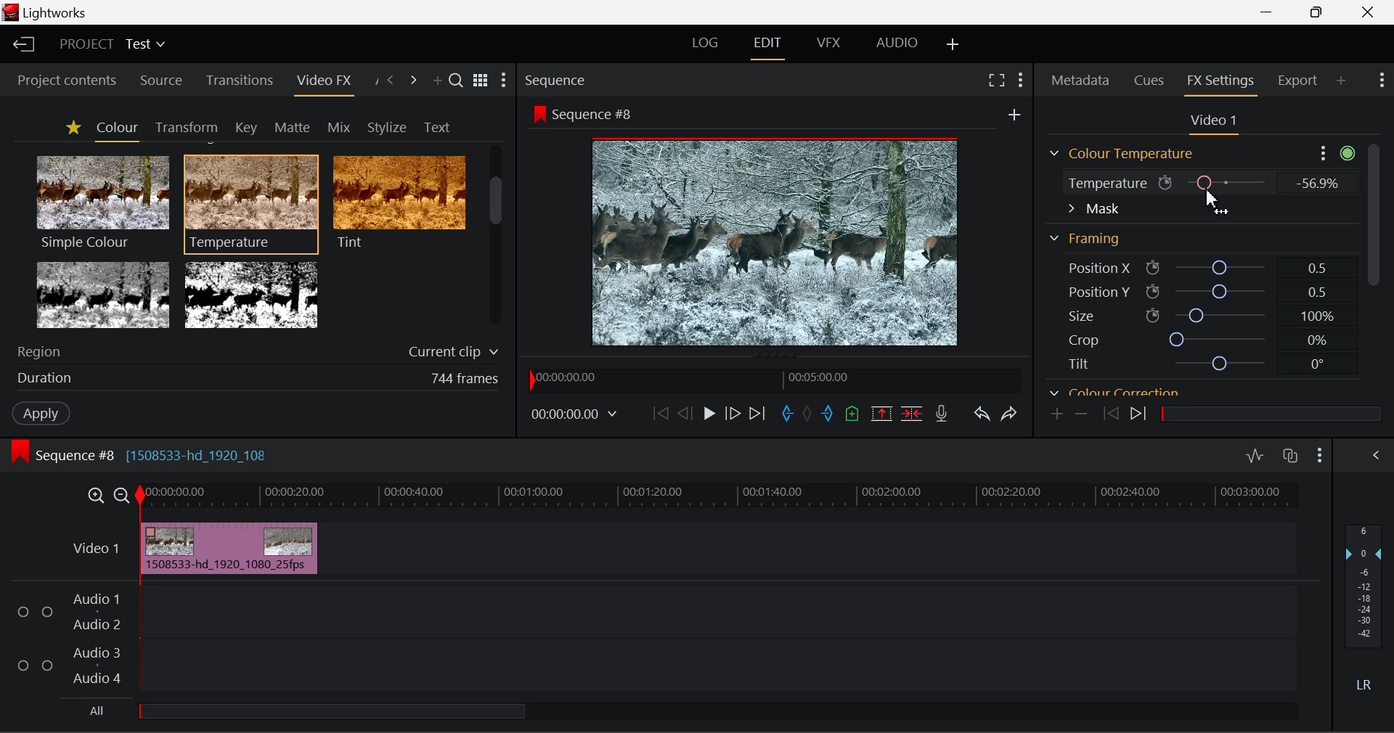 Image resolution: width=1394 pixels, height=733 pixels. What do you see at coordinates (238, 81) in the screenshot?
I see `Transitions` at bounding box center [238, 81].